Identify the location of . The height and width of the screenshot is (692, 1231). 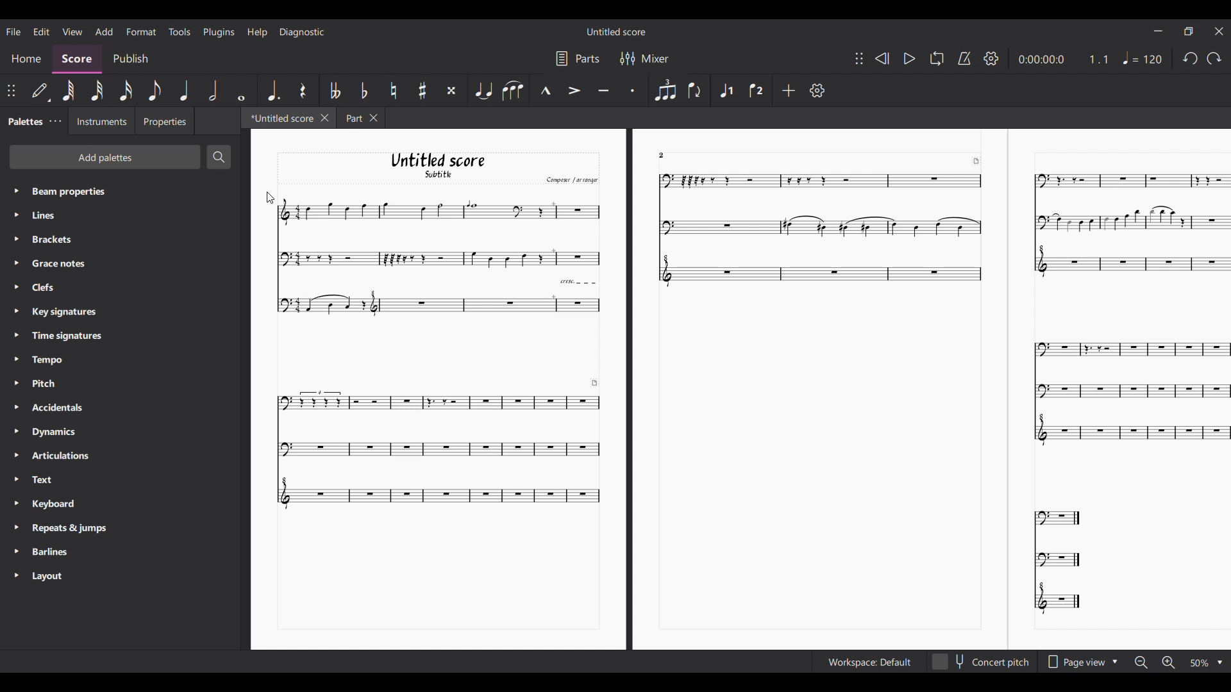
(15, 456).